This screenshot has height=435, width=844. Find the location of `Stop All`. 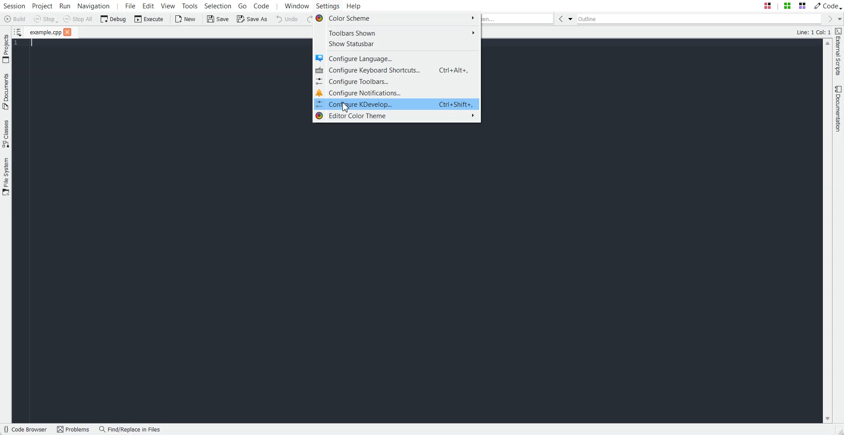

Stop All is located at coordinates (77, 19).